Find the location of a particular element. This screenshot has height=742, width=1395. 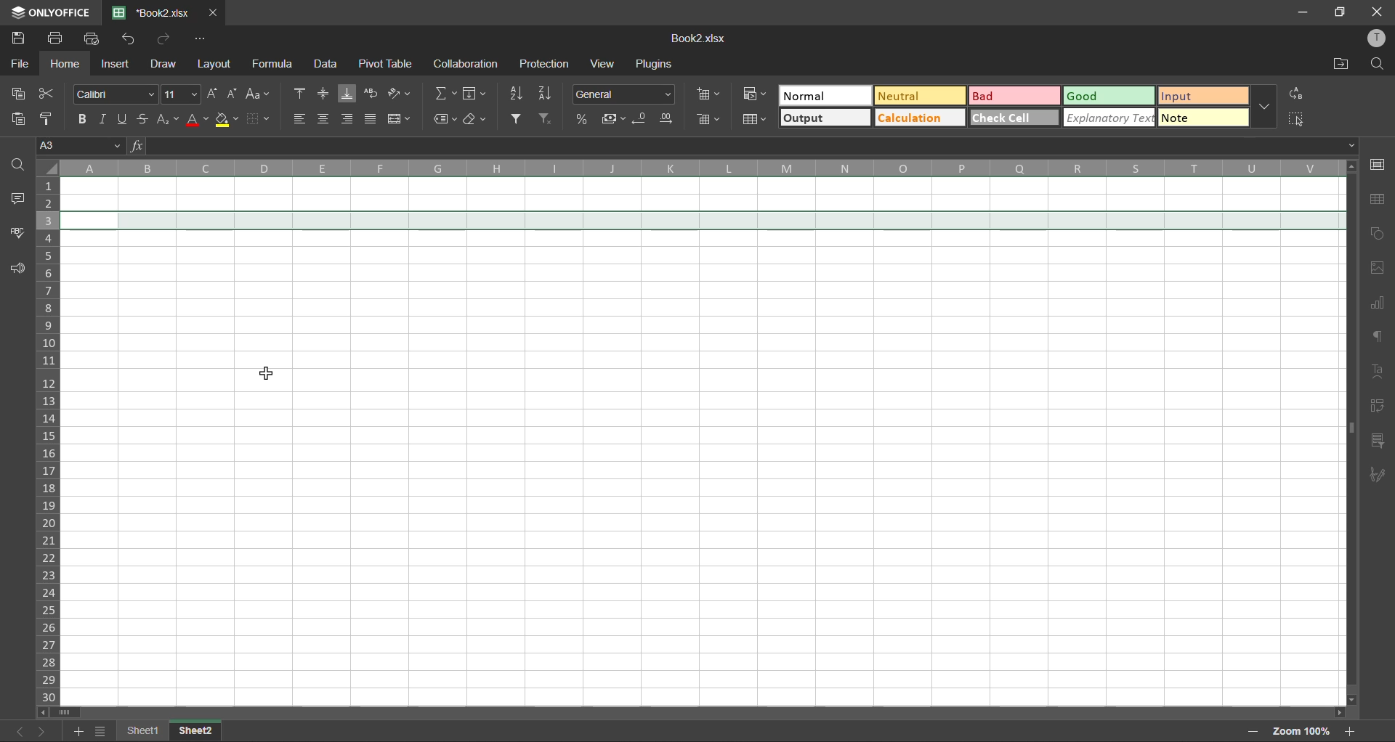

profile is located at coordinates (1375, 38).